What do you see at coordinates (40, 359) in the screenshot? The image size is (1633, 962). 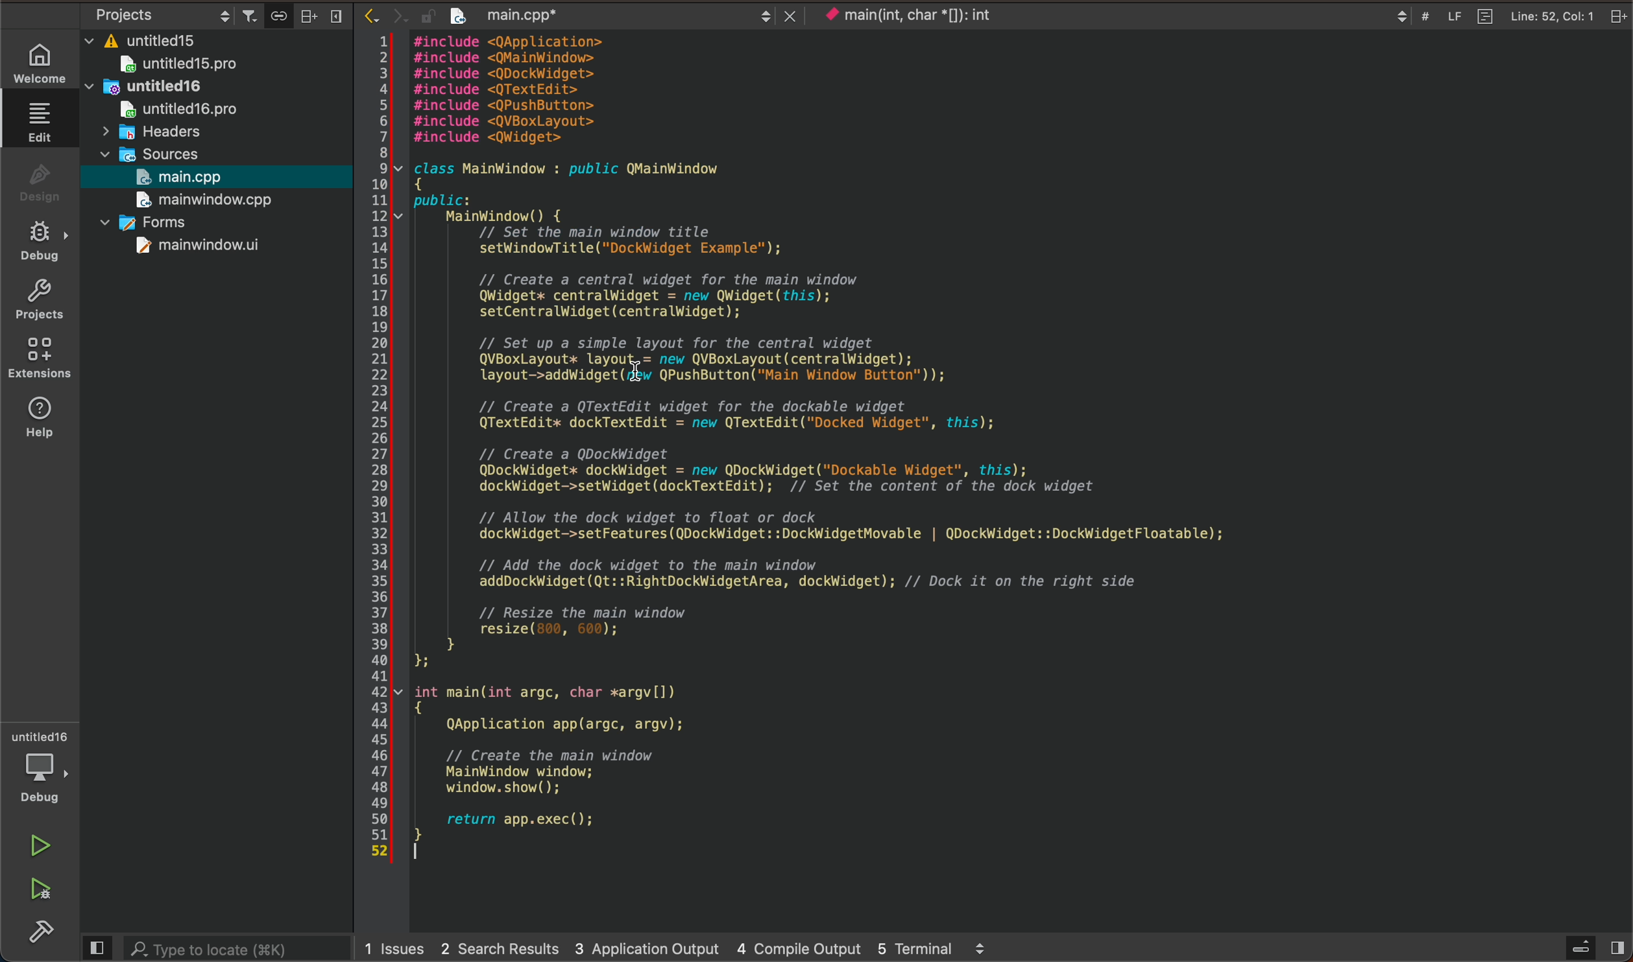 I see `extensions` at bounding box center [40, 359].